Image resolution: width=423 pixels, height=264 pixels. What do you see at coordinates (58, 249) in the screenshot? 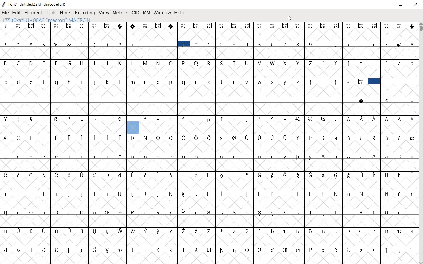
I see `Symbol` at bounding box center [58, 249].